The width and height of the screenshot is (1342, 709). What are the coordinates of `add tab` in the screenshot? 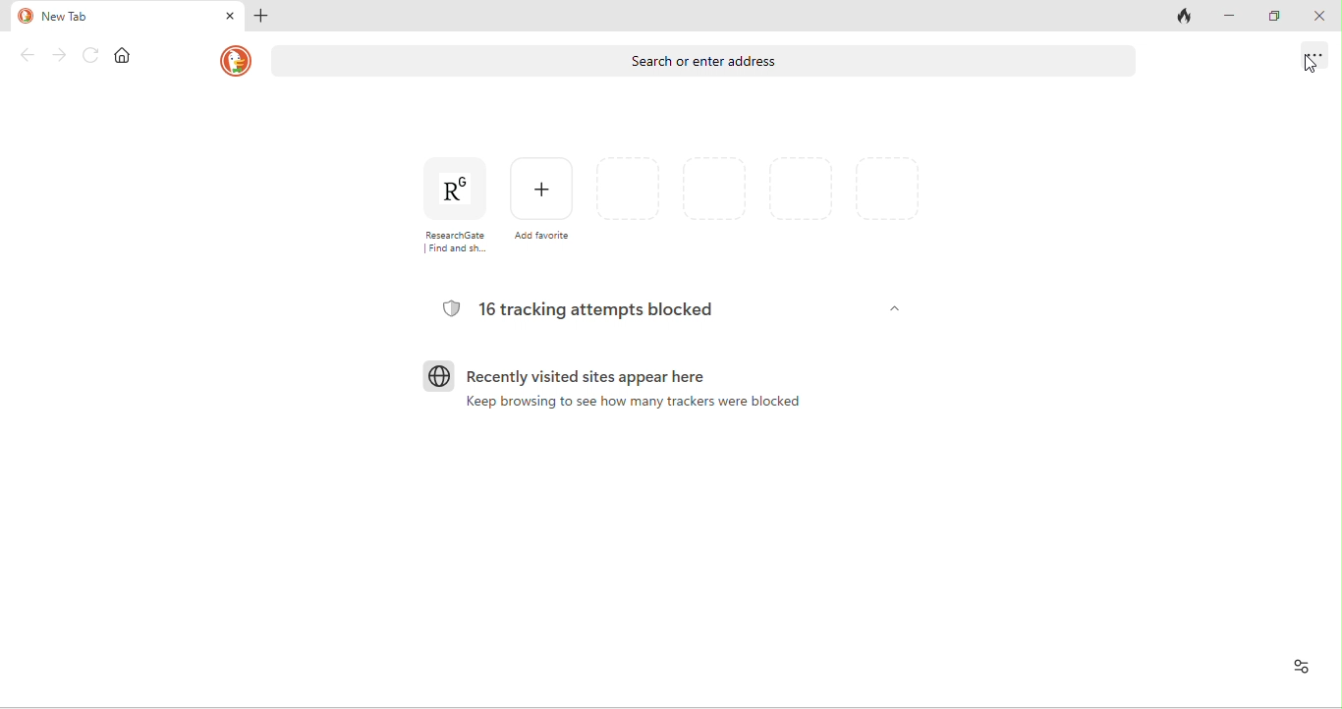 It's located at (264, 18).